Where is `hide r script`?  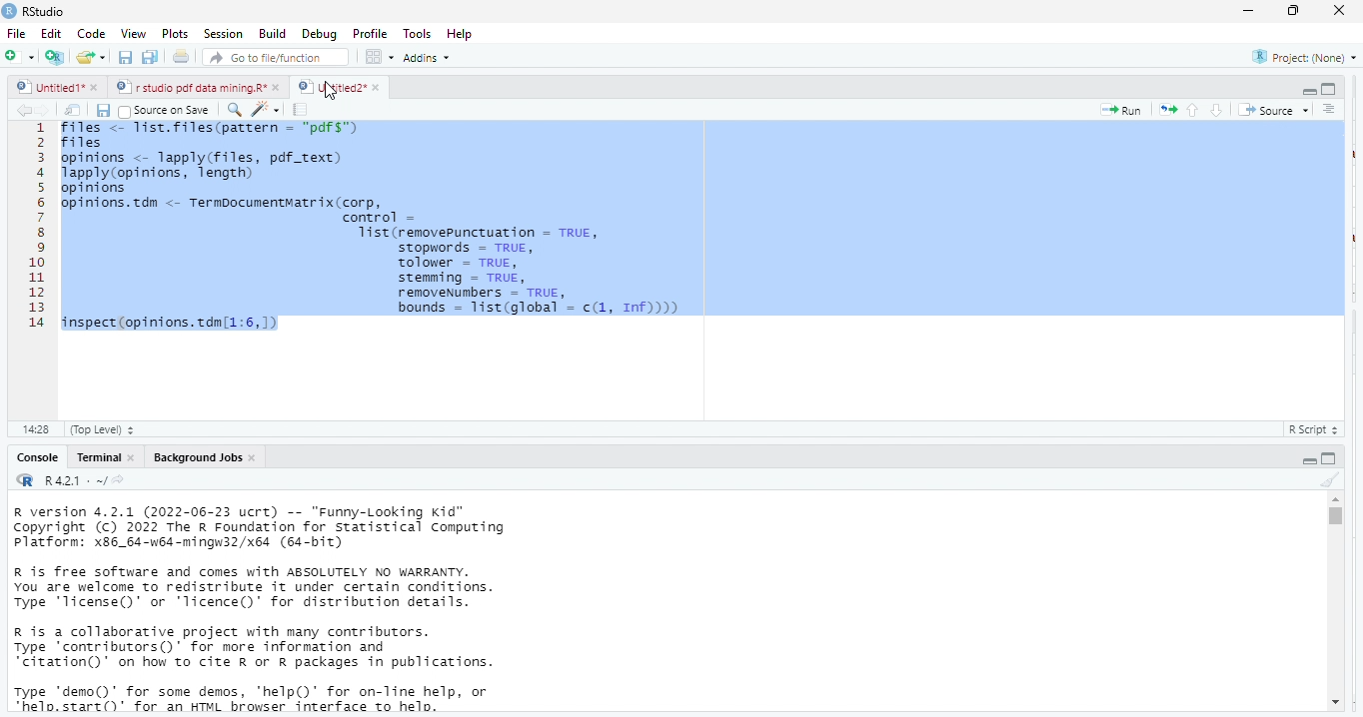 hide r script is located at coordinates (1310, 459).